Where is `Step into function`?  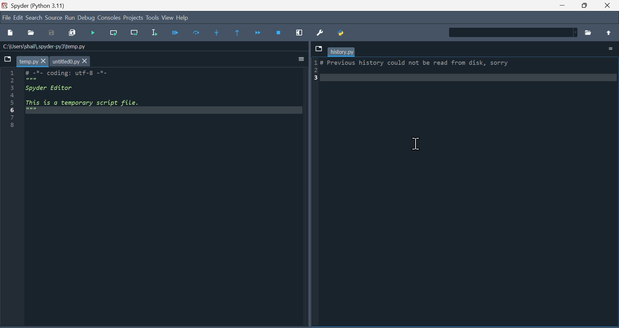 Step into function is located at coordinates (219, 33).